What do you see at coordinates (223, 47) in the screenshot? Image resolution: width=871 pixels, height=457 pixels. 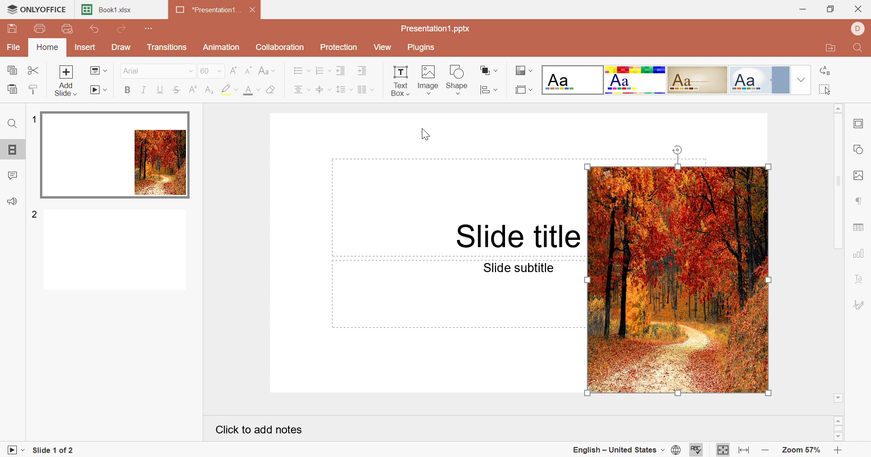 I see `Animation` at bounding box center [223, 47].